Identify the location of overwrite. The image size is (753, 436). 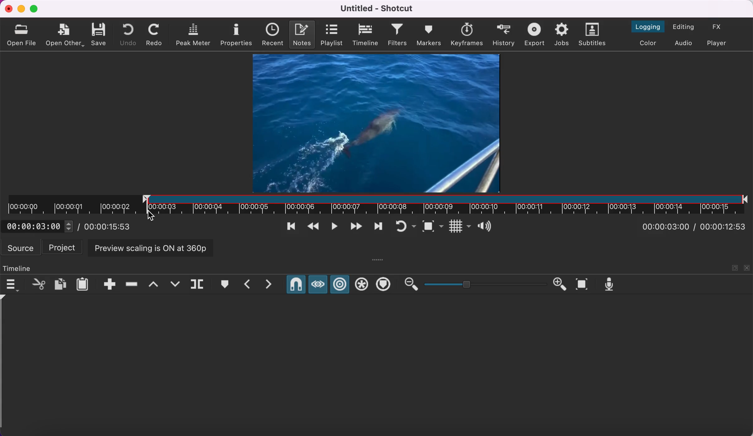
(175, 284).